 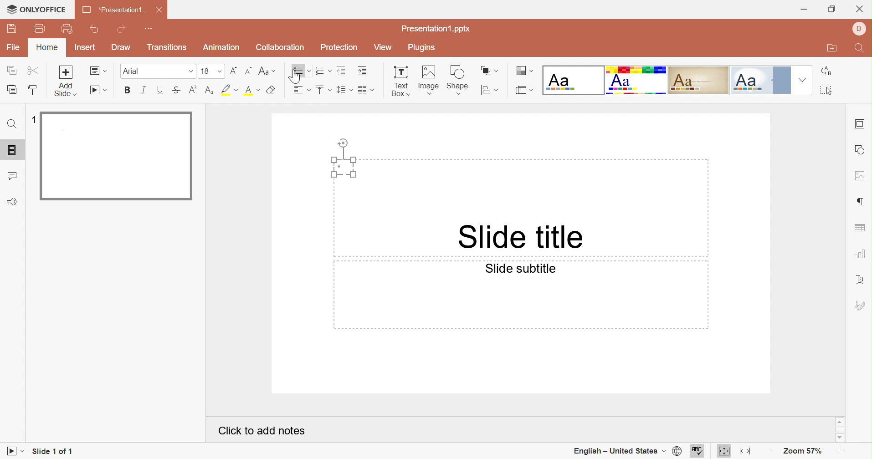 I want to click on Change slide layout, so click(x=98, y=71).